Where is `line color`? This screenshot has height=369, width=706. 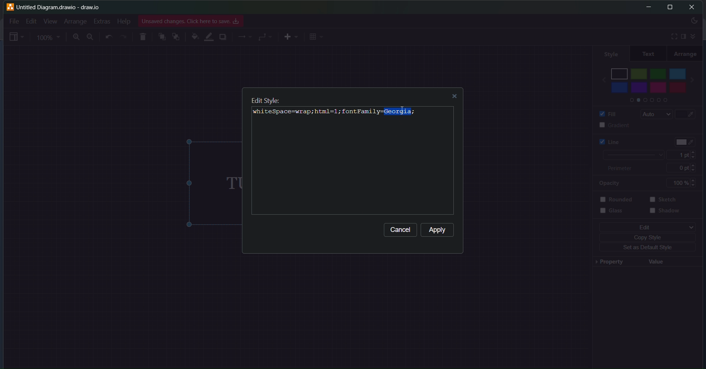 line color is located at coordinates (208, 36).